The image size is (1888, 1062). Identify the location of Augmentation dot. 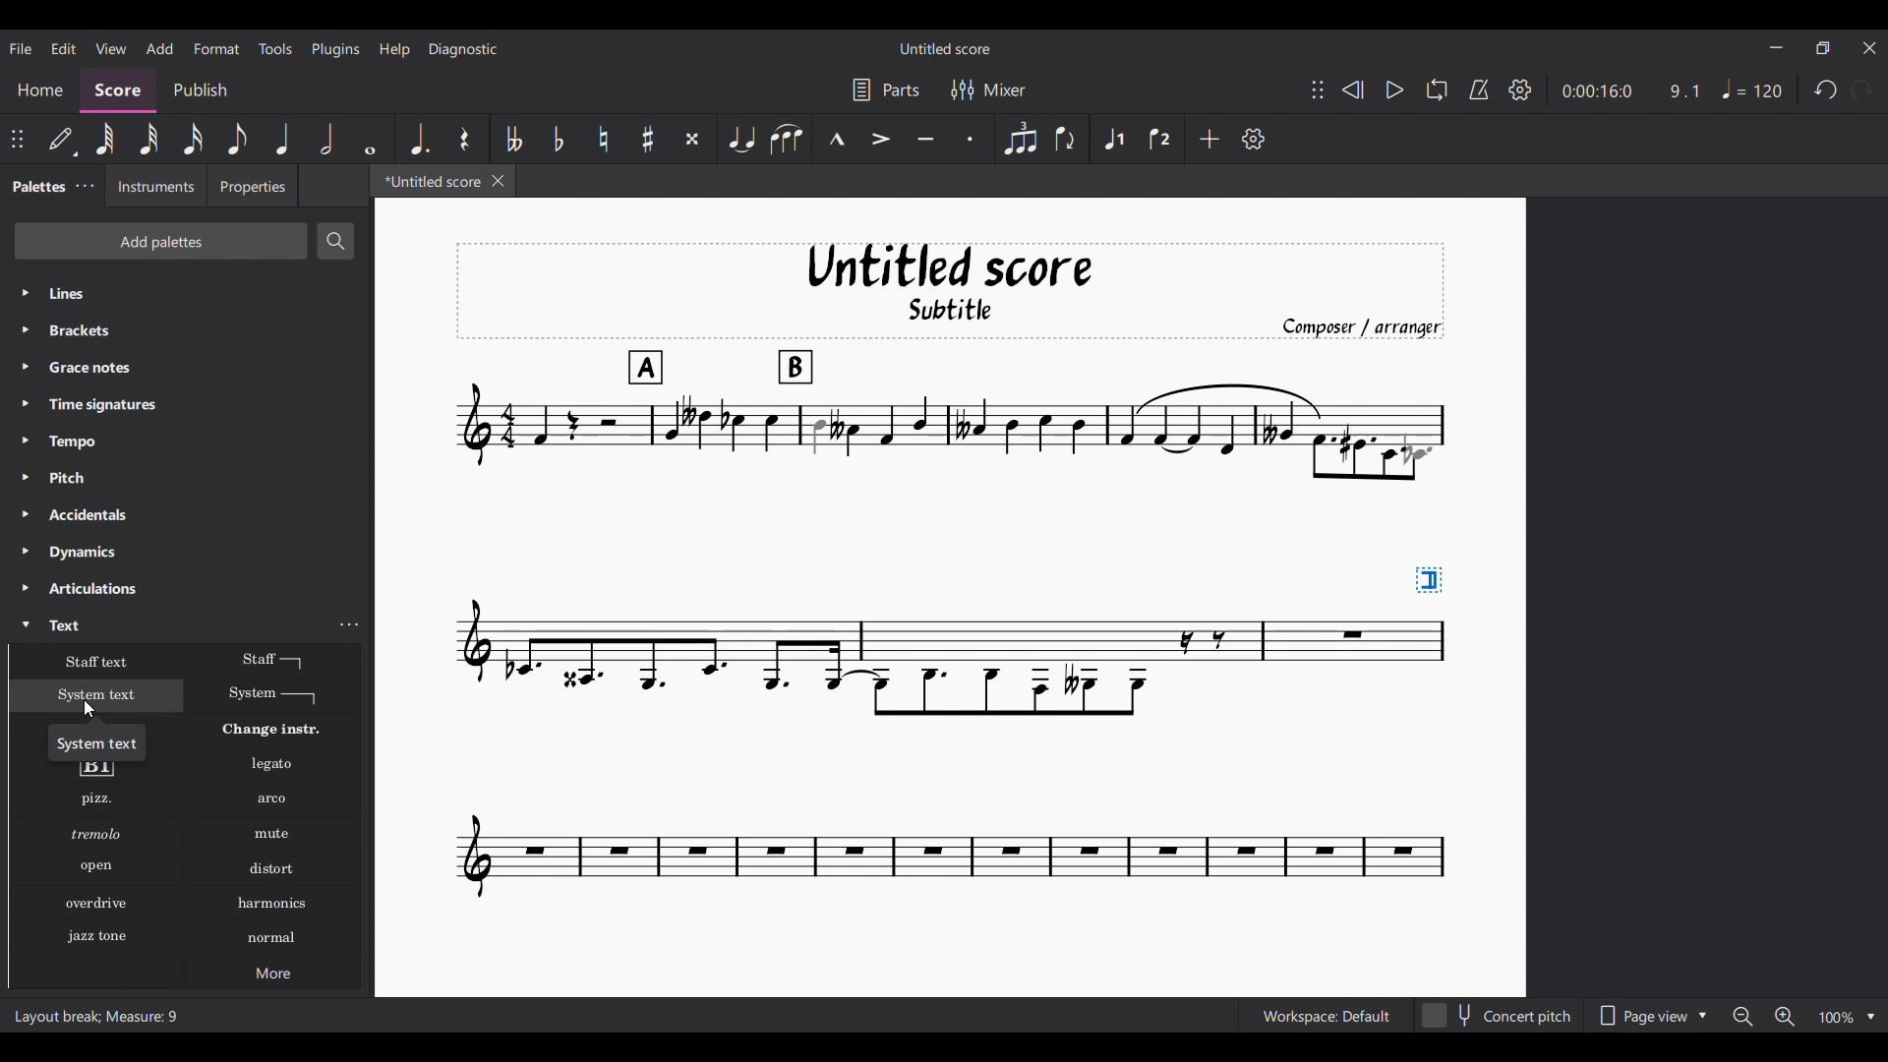
(417, 139).